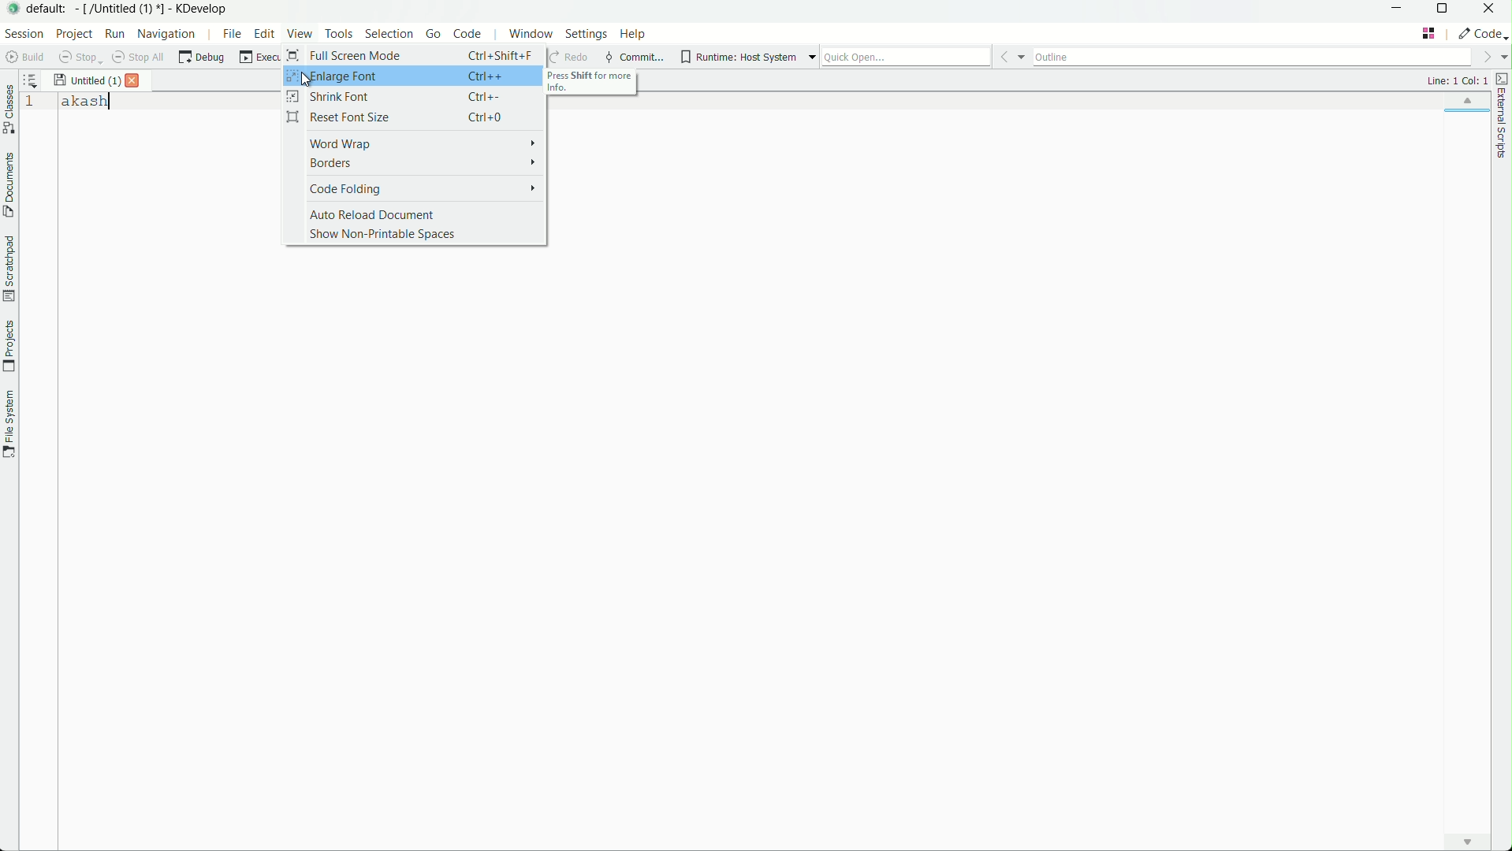 Image resolution: width=1512 pixels, height=851 pixels. What do you see at coordinates (1448, 10) in the screenshot?
I see `maximize or restore` at bounding box center [1448, 10].